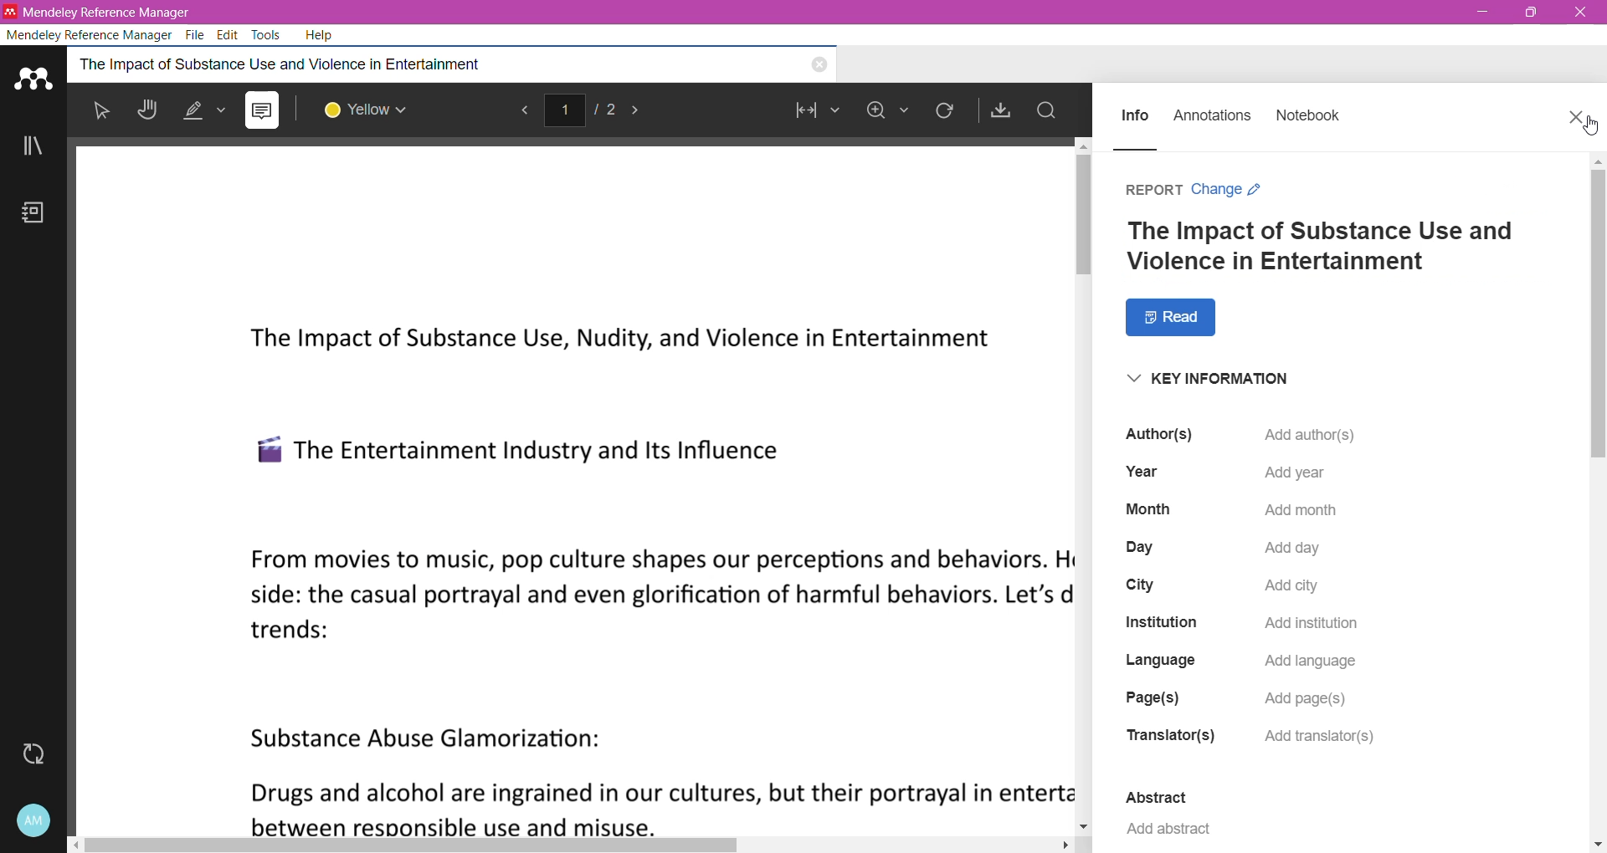 The width and height of the screenshot is (1607, 853). What do you see at coordinates (1161, 621) in the screenshot?
I see `Institution` at bounding box center [1161, 621].